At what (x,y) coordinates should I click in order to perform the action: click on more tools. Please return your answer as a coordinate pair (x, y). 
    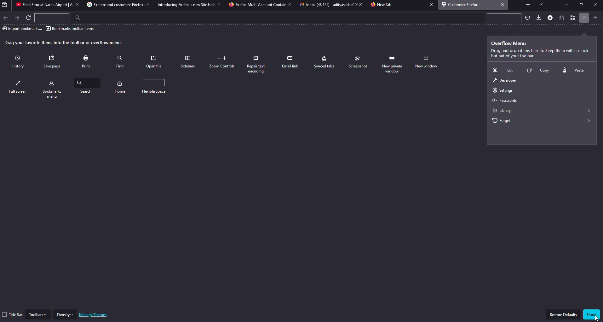
    Looking at the image, I should click on (585, 18).